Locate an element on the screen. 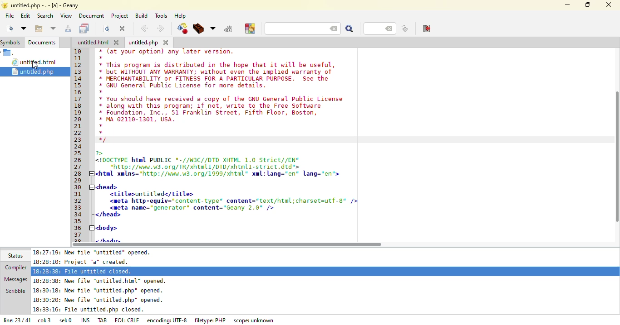 This screenshot has height=325, width=620. choose more is located at coordinates (214, 28).